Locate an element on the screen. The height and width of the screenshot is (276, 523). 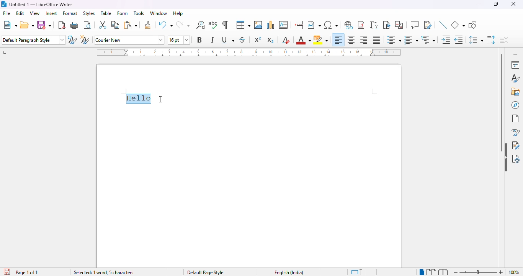
insert hyperlink is located at coordinates (349, 25).